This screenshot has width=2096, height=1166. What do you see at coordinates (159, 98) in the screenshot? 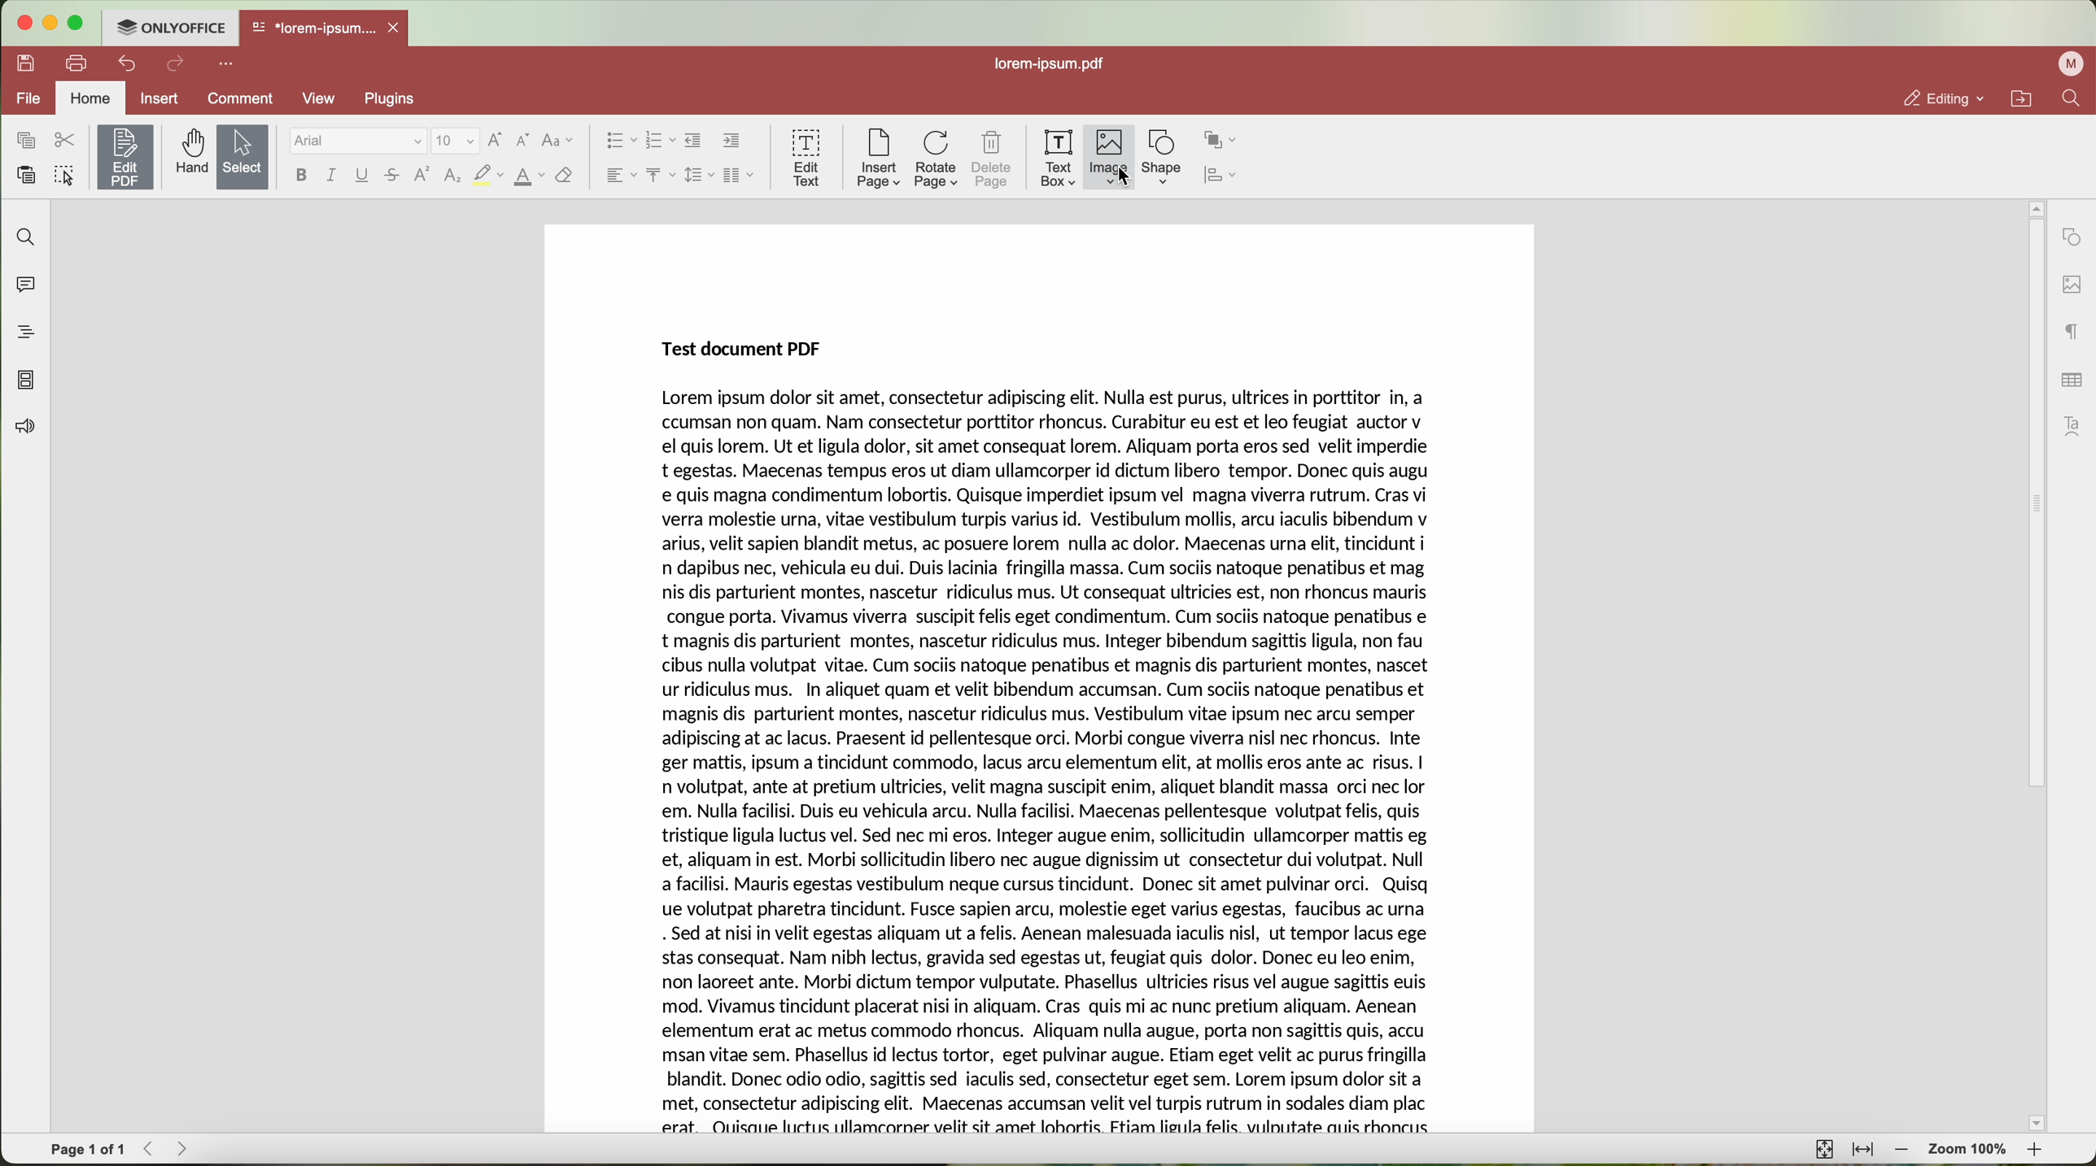
I see `insert` at bounding box center [159, 98].